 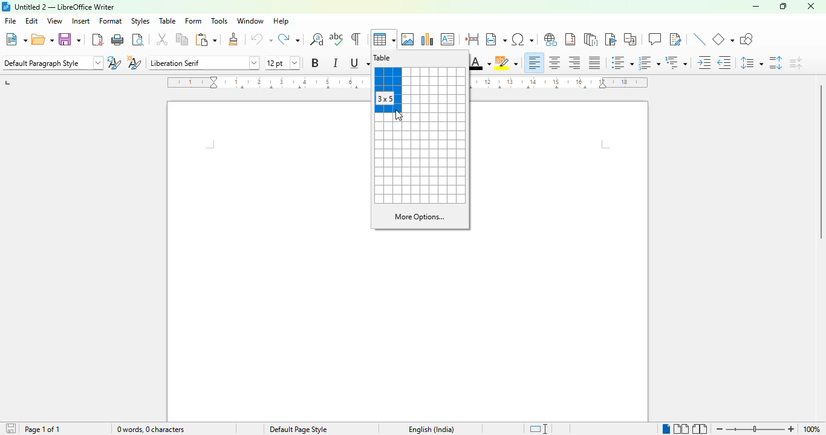 I want to click on insert special characters, so click(x=522, y=39).